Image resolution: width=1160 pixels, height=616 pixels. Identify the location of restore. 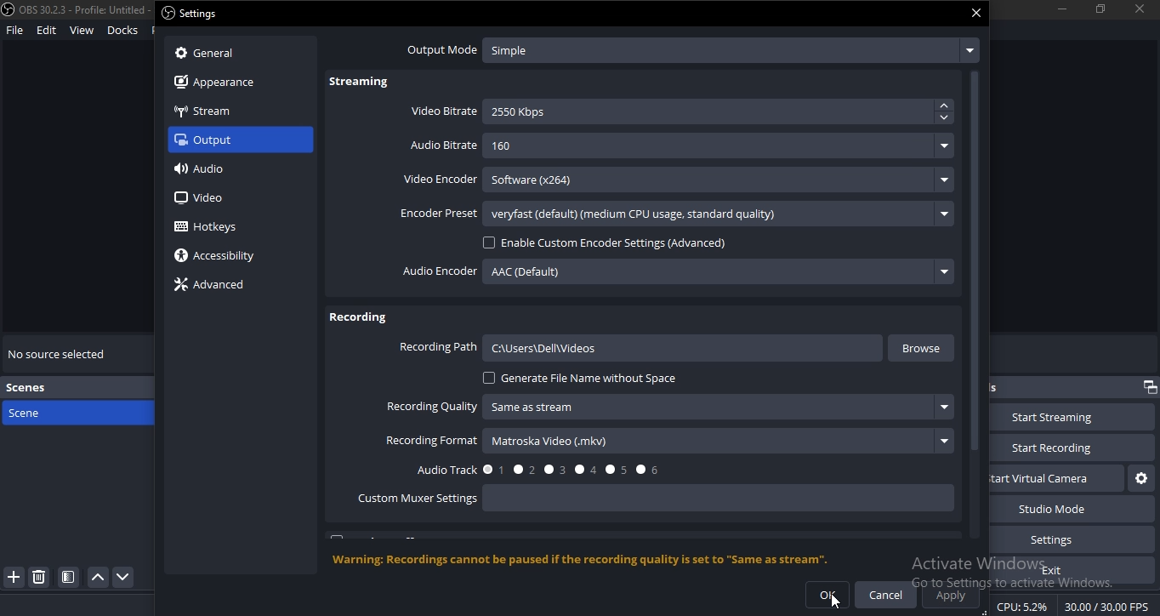
(1100, 8).